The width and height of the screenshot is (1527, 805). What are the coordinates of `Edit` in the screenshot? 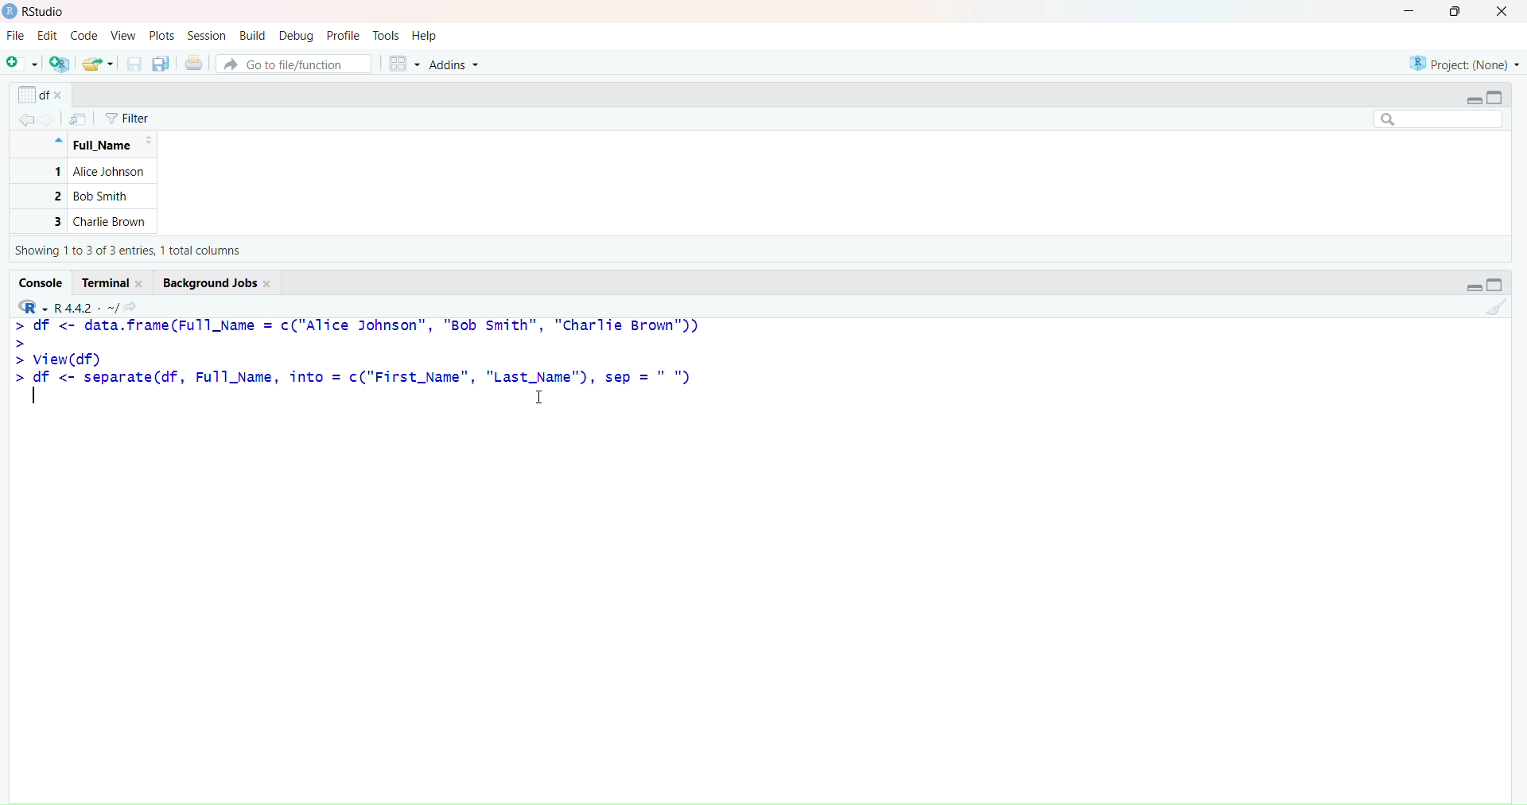 It's located at (47, 37).